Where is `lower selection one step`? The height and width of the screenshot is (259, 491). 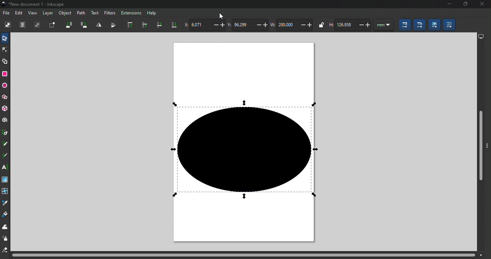
lower selection one step is located at coordinates (160, 25).